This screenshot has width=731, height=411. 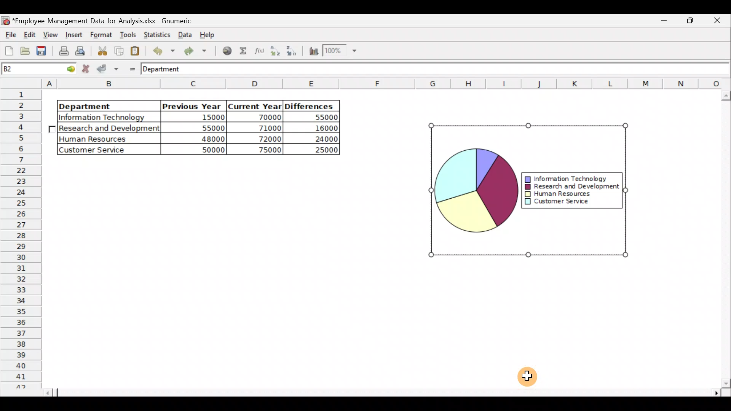 I want to click on Paste the clipboard, so click(x=137, y=51).